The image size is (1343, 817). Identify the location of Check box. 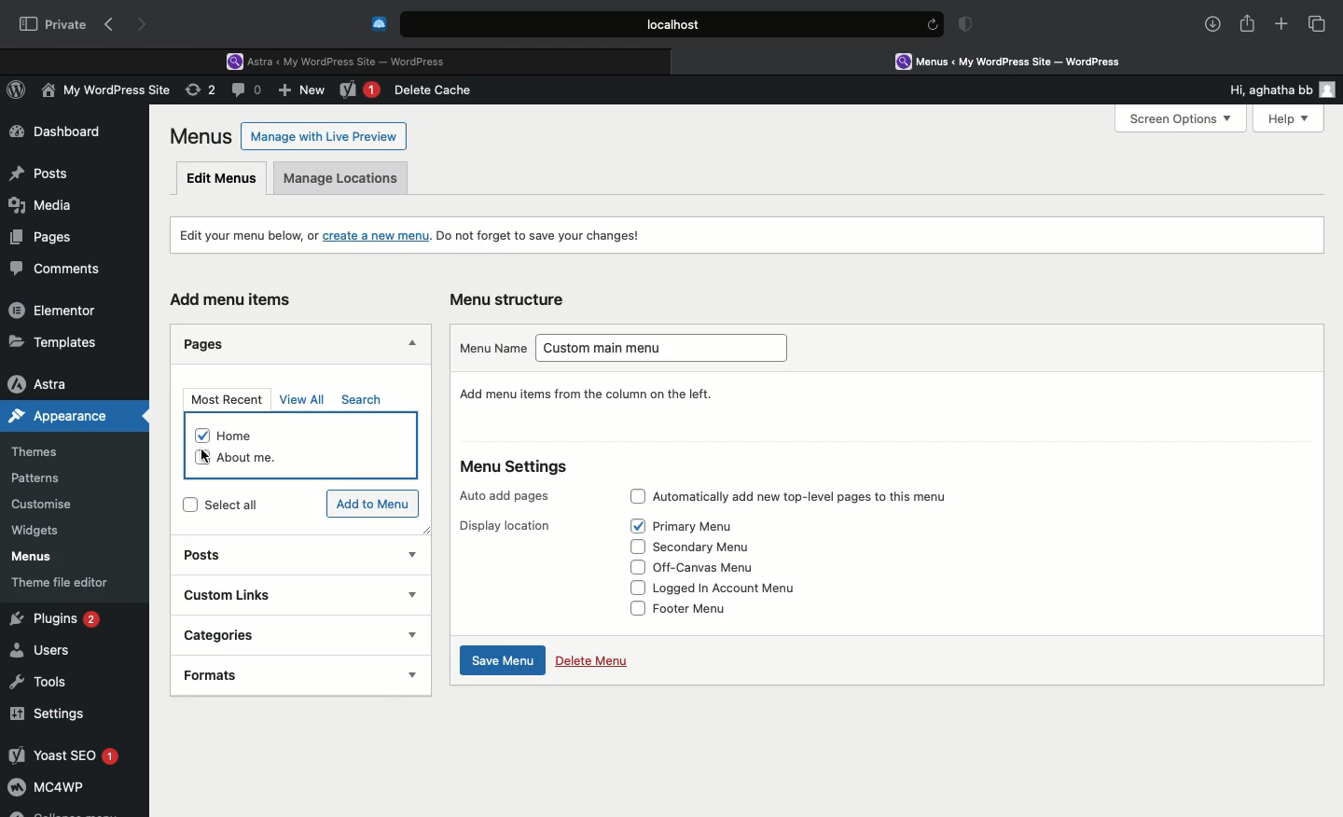
(637, 493).